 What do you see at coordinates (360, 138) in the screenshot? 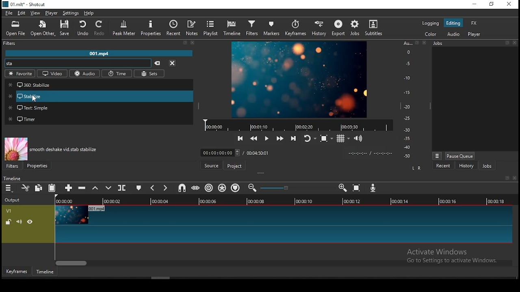
I see `show volume control` at bounding box center [360, 138].